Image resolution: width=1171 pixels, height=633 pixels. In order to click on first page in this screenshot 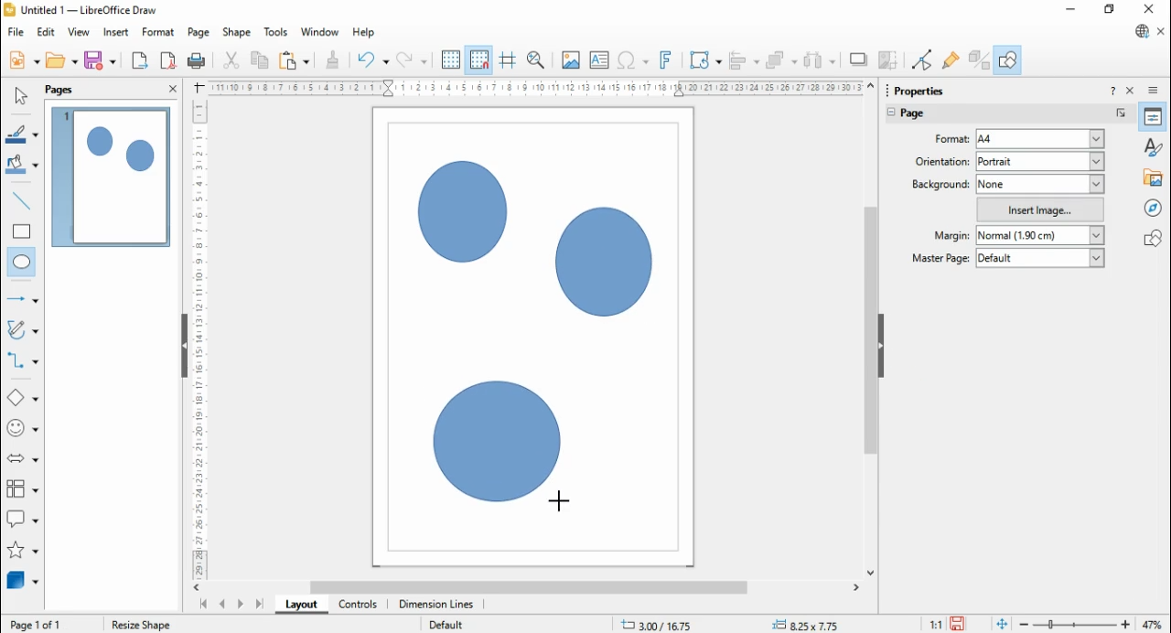, I will do `click(202, 605)`.